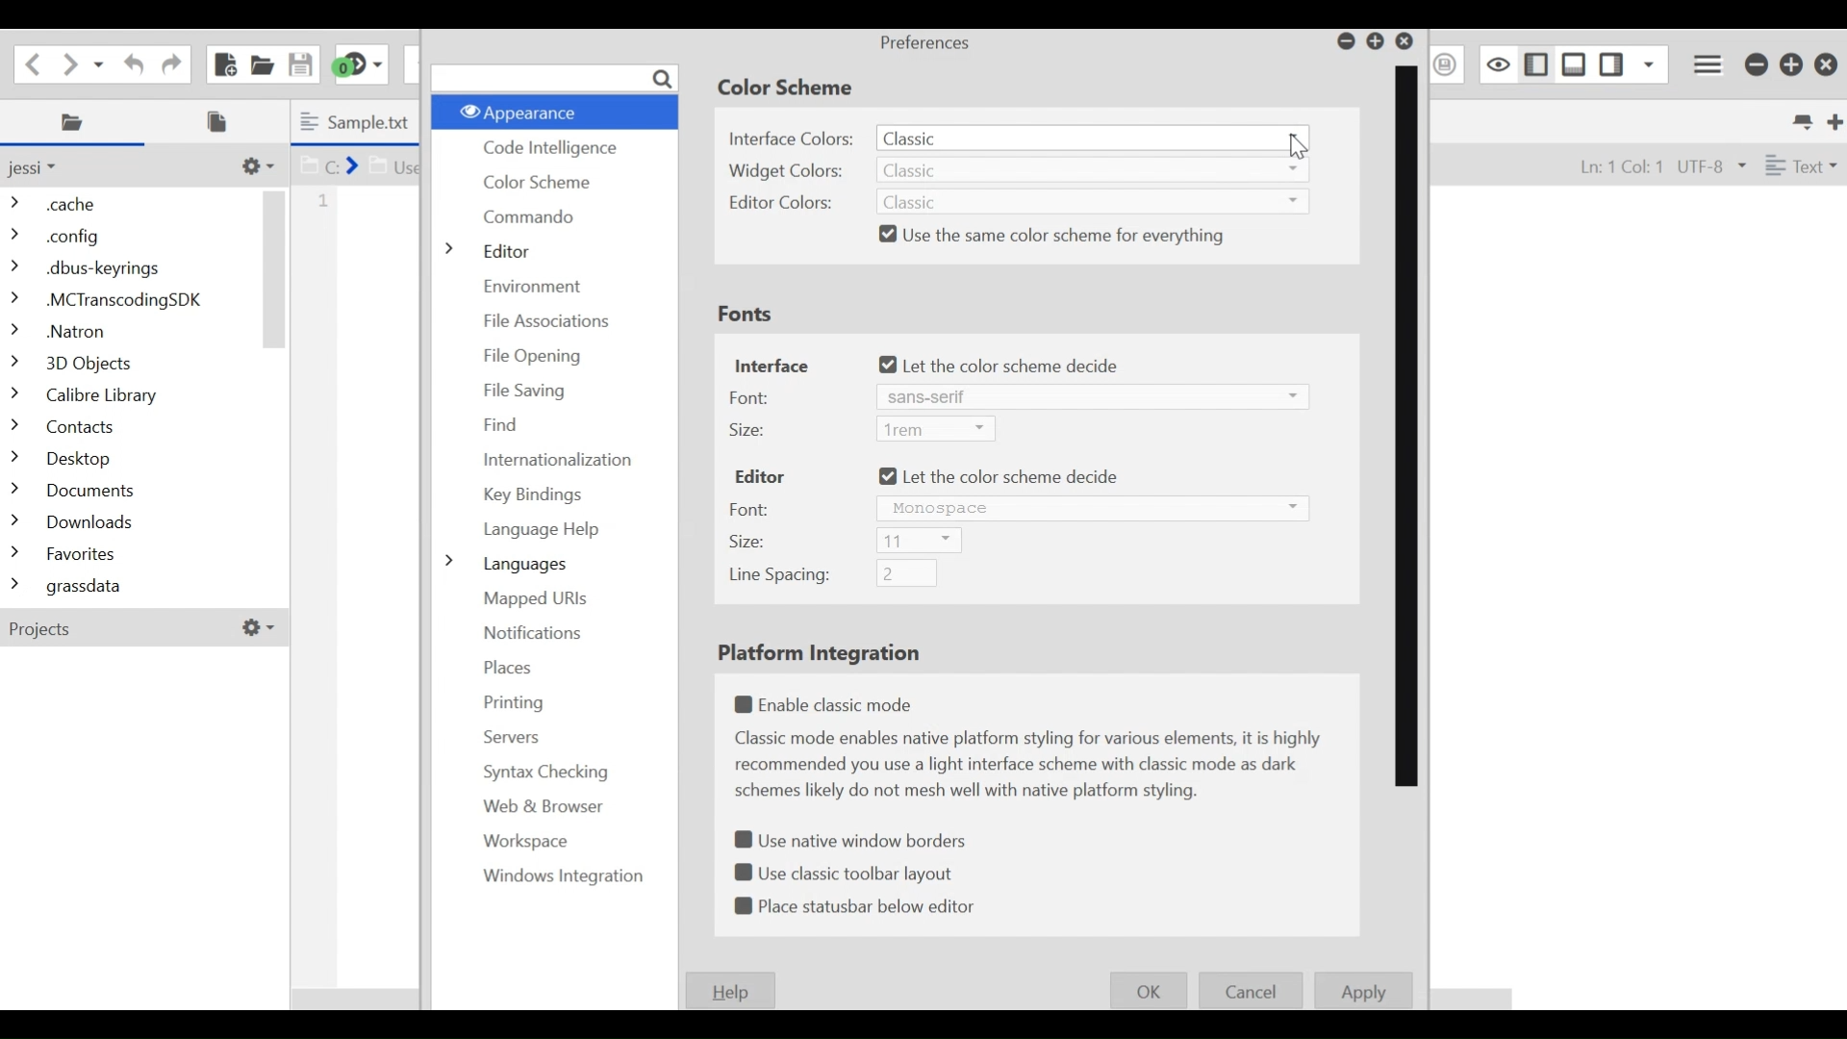 Image resolution: width=1847 pixels, height=1039 pixels. Describe the element at coordinates (360, 164) in the screenshot. I see `Show in location` at that location.